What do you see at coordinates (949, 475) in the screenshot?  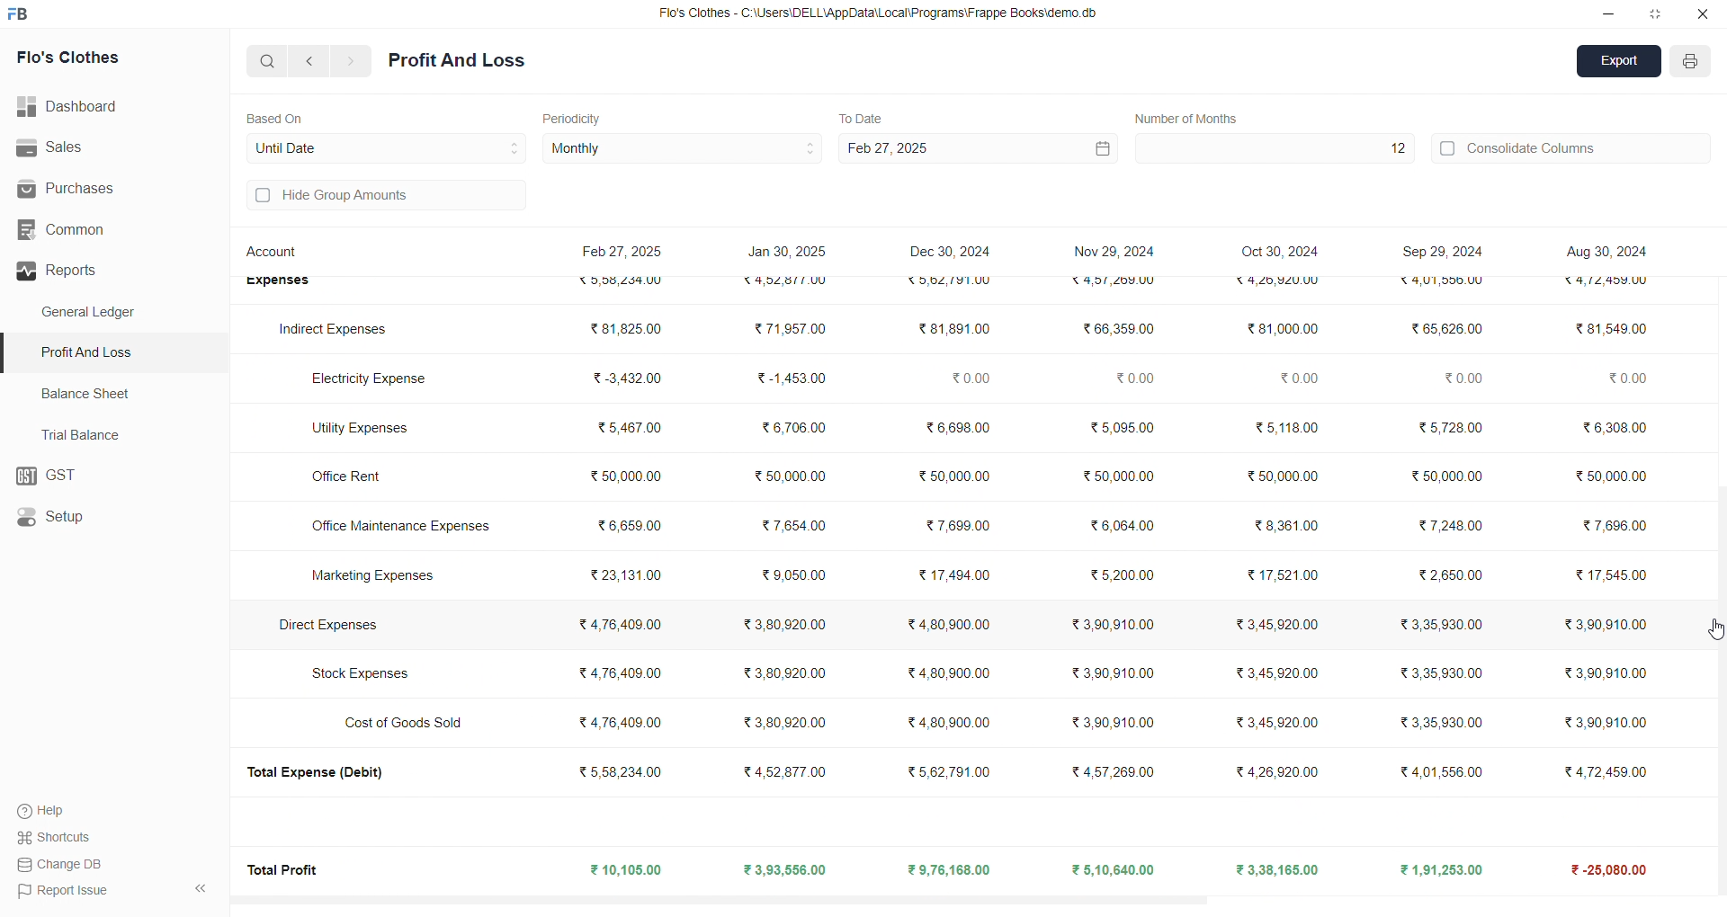 I see `₹50,000.00` at bounding box center [949, 475].